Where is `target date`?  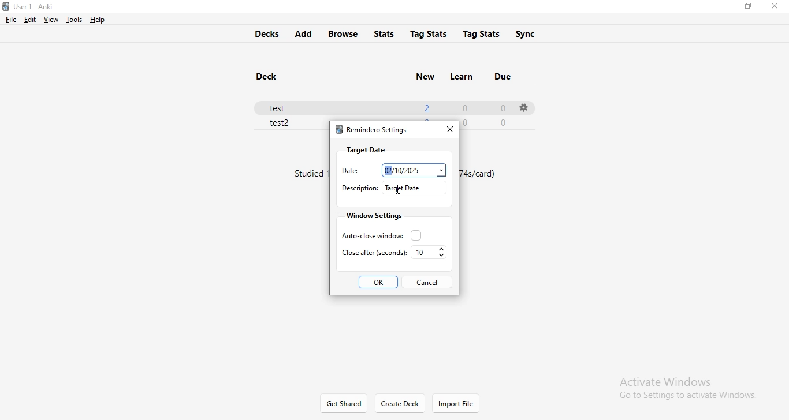 target date is located at coordinates (416, 187).